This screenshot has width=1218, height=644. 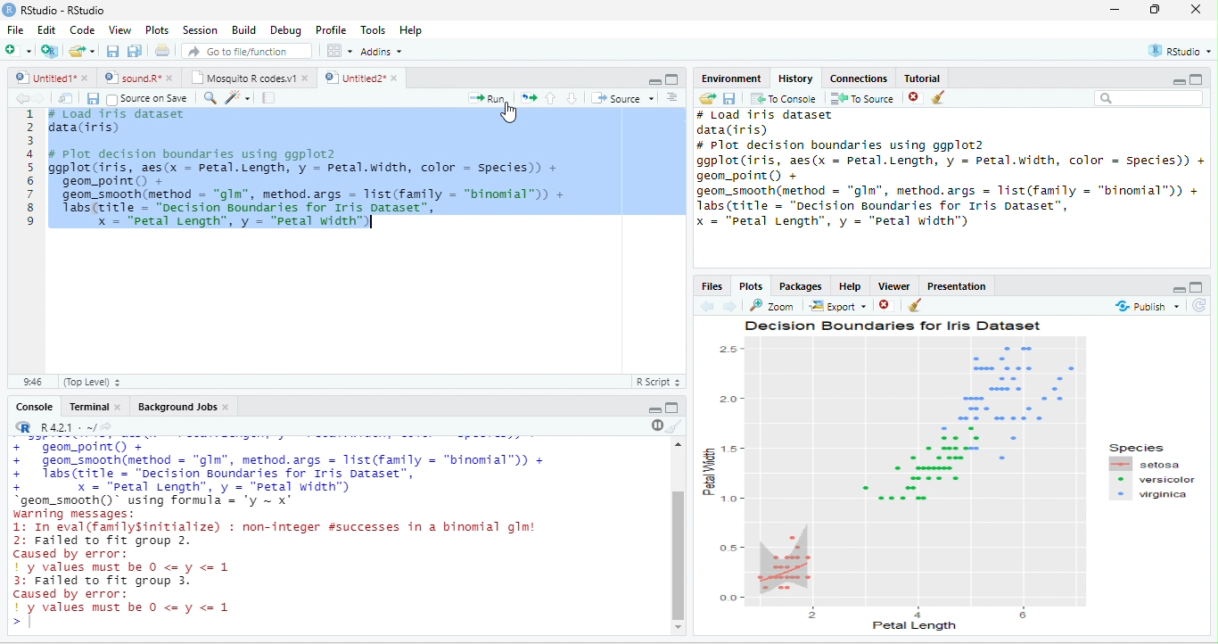 What do you see at coordinates (374, 30) in the screenshot?
I see `Tools` at bounding box center [374, 30].